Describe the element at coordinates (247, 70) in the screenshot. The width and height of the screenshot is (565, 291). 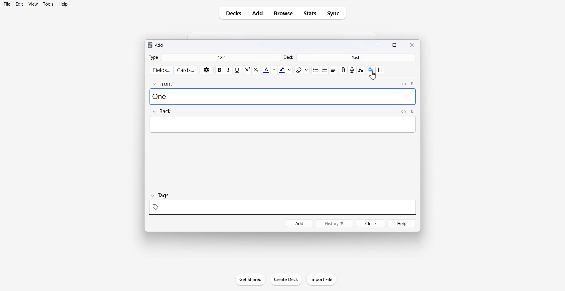
I see `Subscript` at that location.